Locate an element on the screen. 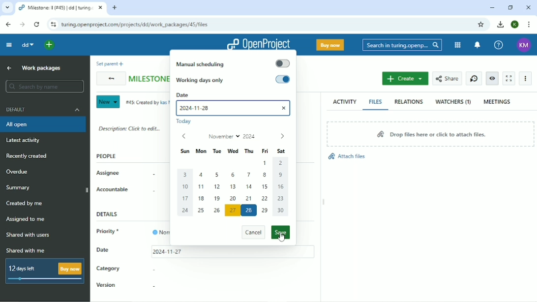  Site is located at coordinates (139, 25).